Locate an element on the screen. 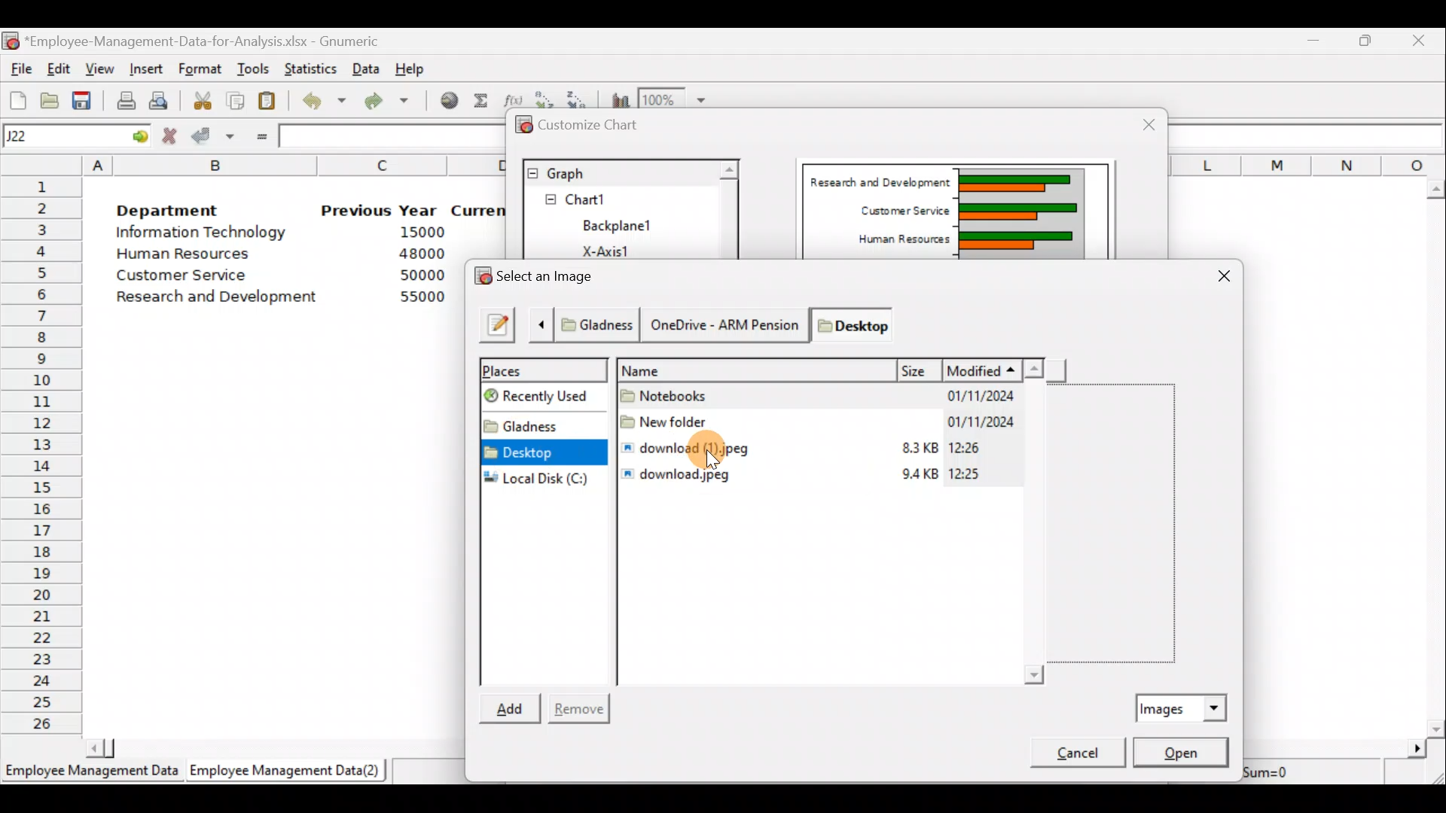  Cancel is located at coordinates (1072, 756).